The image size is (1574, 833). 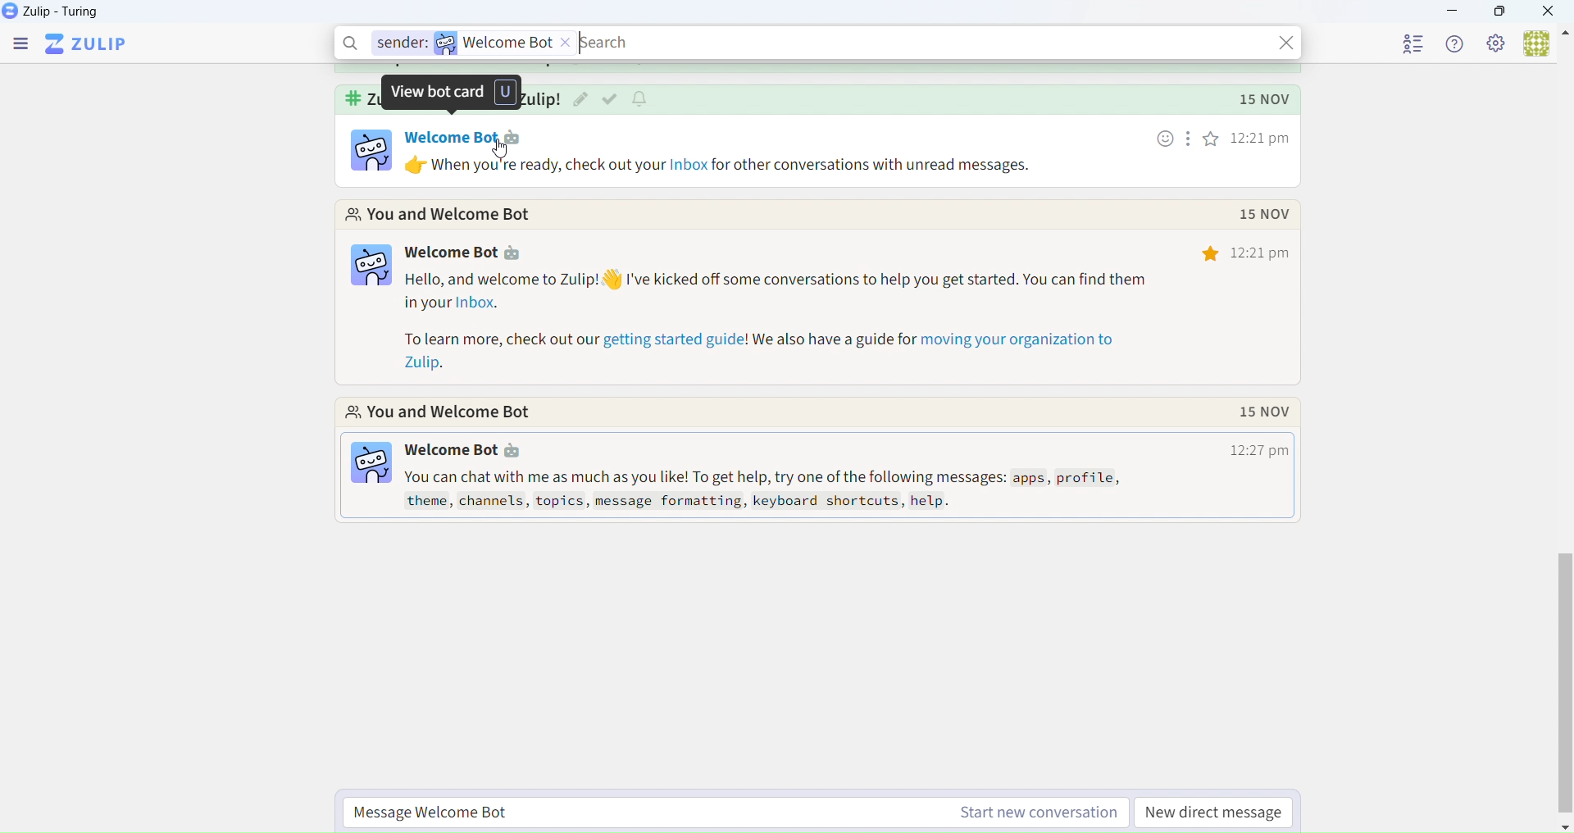 I want to click on edit, so click(x=581, y=101).